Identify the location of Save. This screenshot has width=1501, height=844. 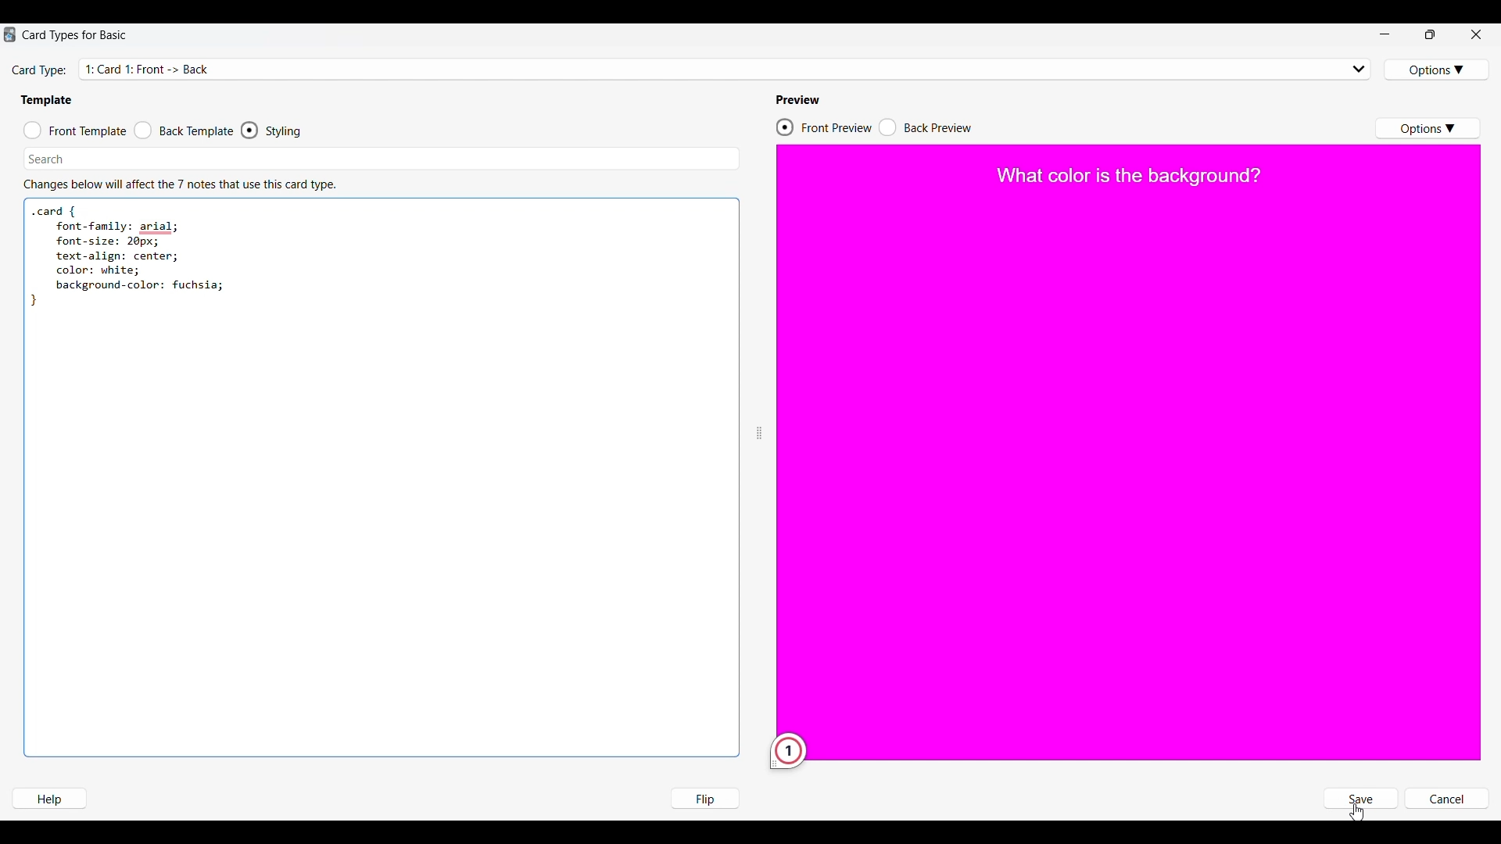
(1359, 799).